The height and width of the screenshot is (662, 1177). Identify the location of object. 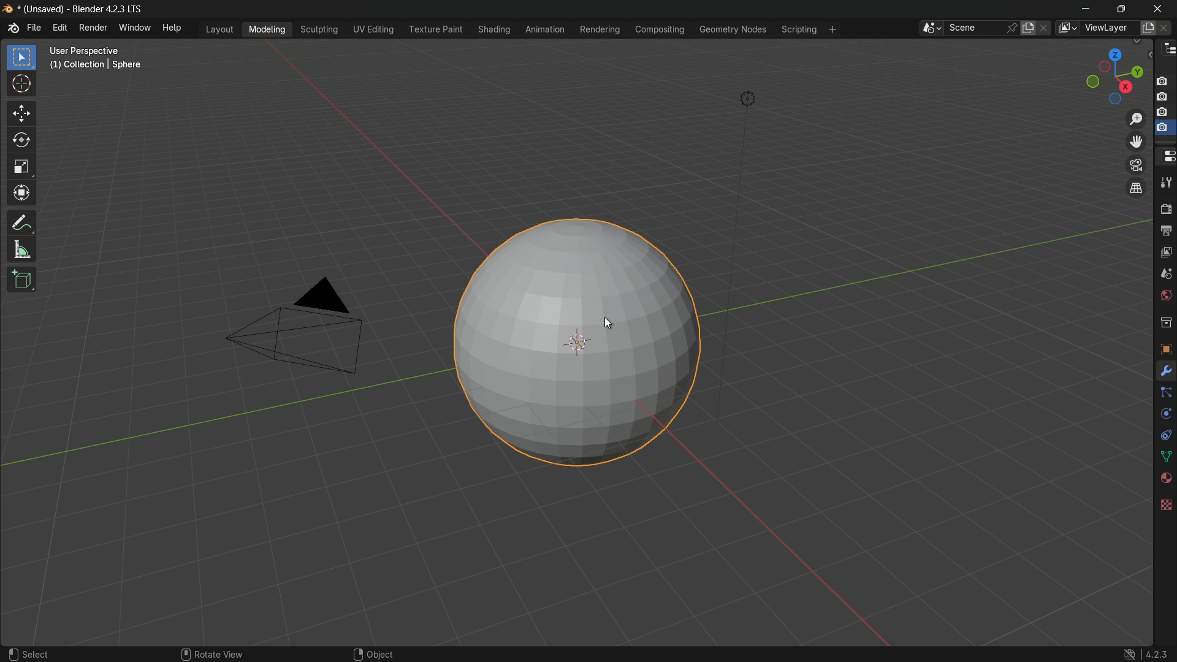
(373, 650).